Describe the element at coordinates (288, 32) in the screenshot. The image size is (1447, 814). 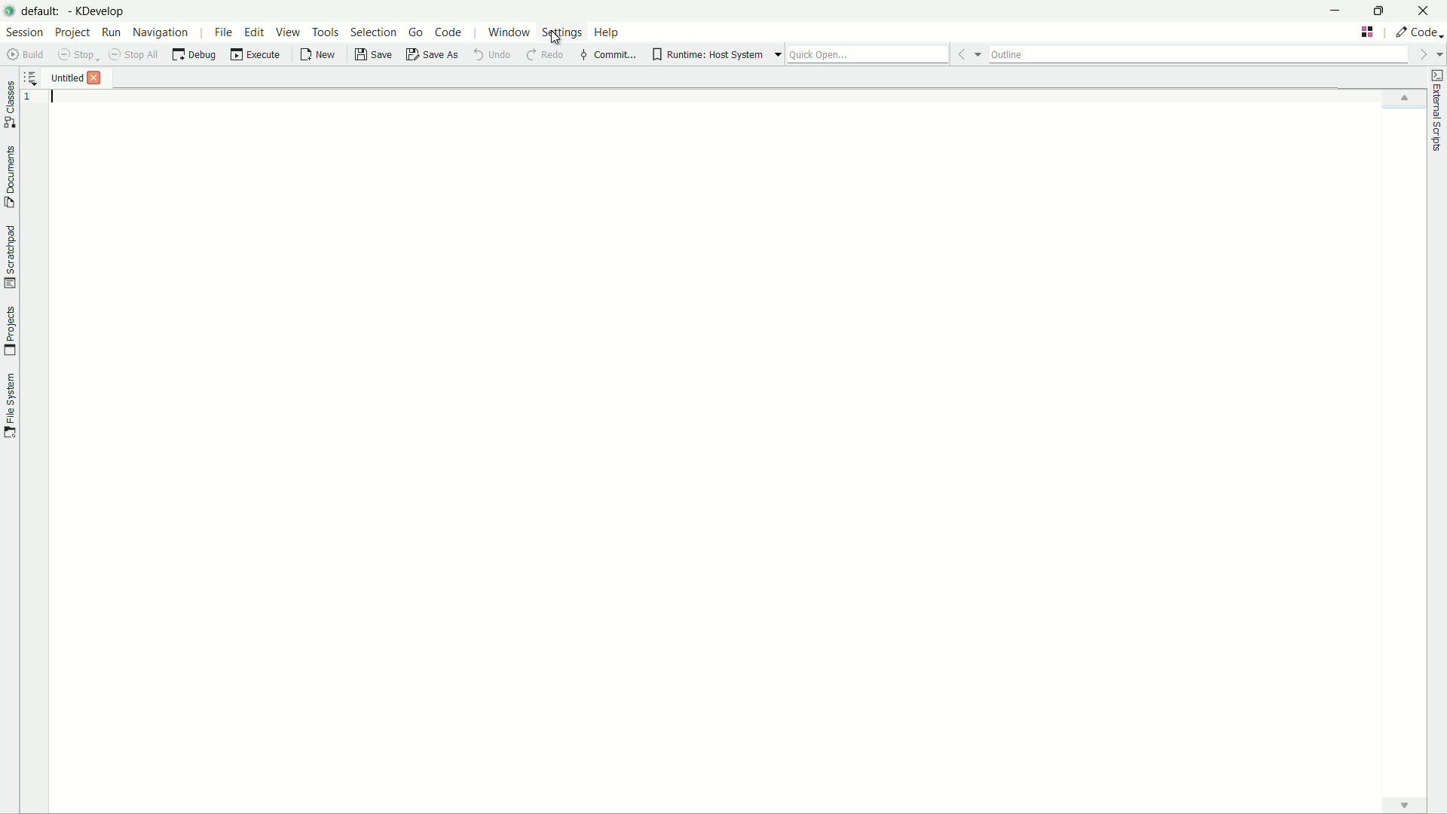
I see `view` at that location.